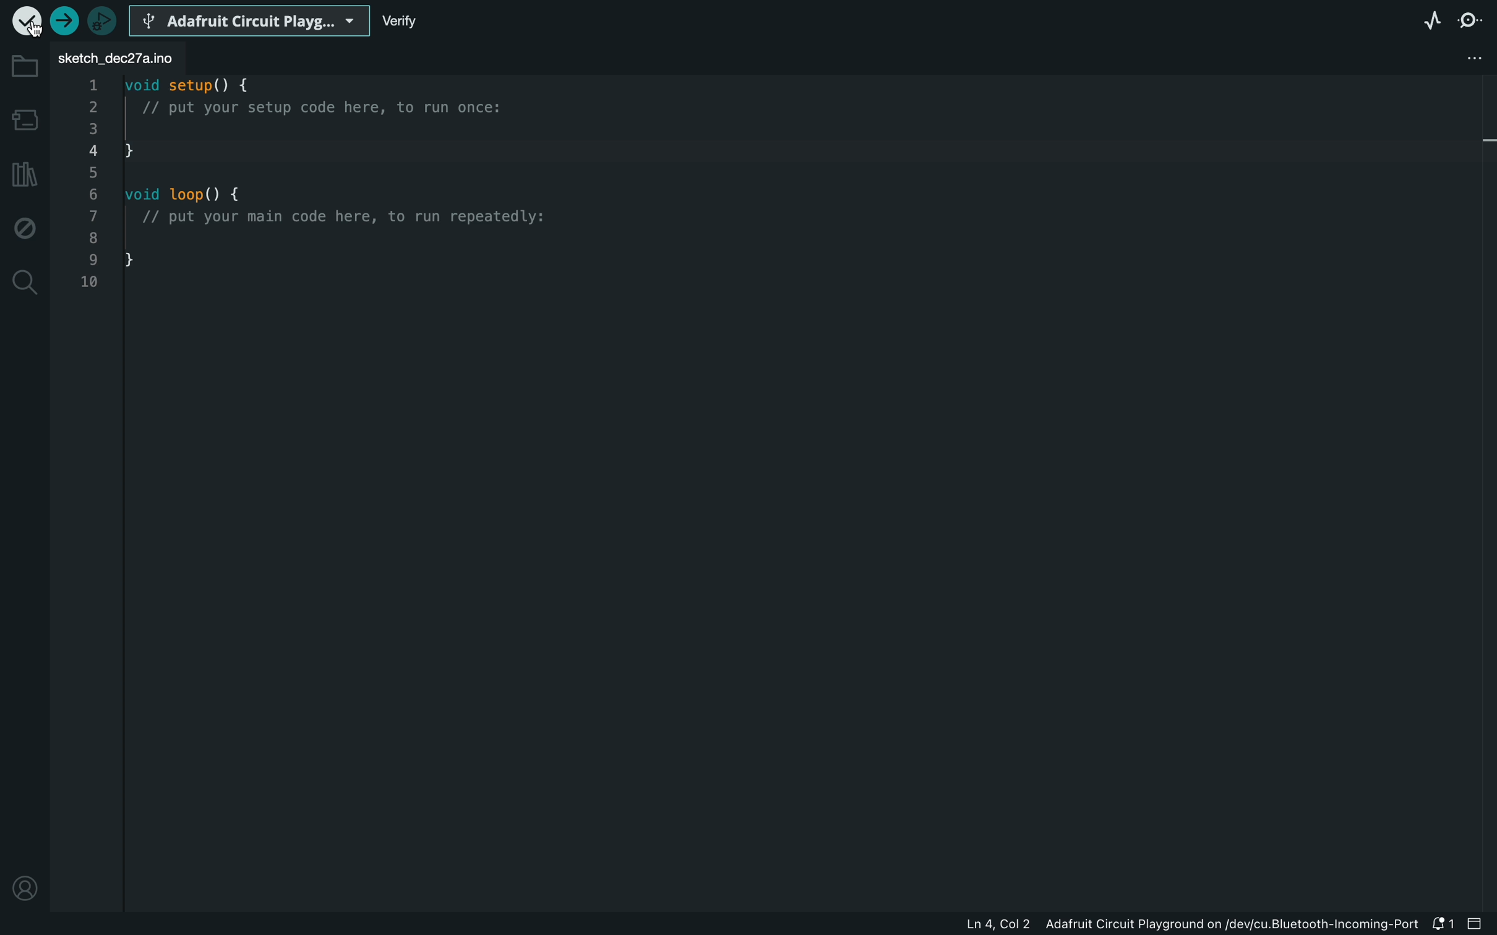 The height and width of the screenshot is (935, 1497). I want to click on folder, so click(25, 67).